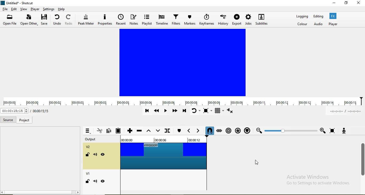  What do you see at coordinates (316, 180) in the screenshot?
I see `Activate Windows
Go to Settings to activate Windows.` at bounding box center [316, 180].